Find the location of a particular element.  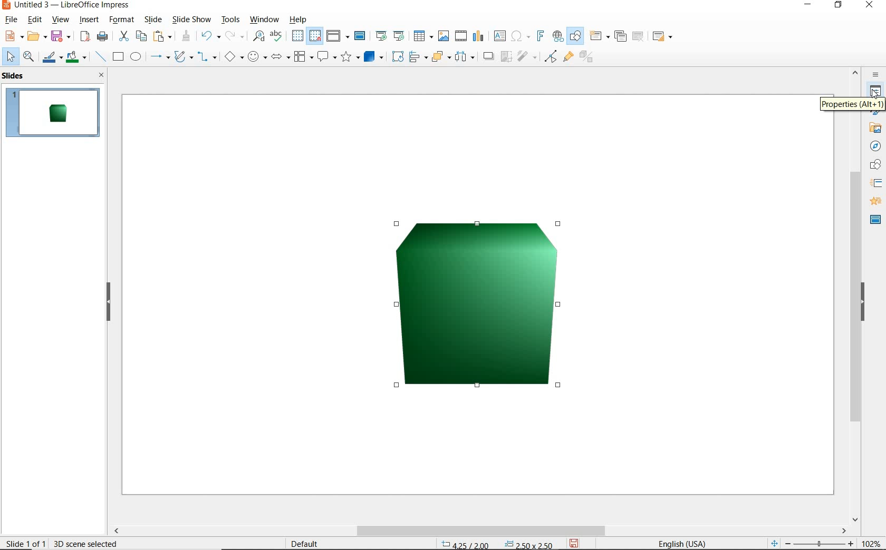

slide layout is located at coordinates (663, 36).